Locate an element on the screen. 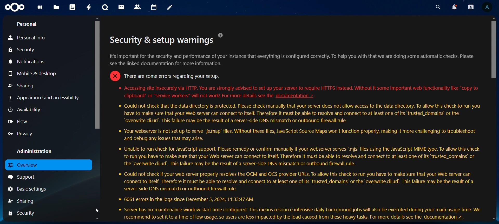 This screenshot has height=224, width=499. overview is located at coordinates (26, 164).